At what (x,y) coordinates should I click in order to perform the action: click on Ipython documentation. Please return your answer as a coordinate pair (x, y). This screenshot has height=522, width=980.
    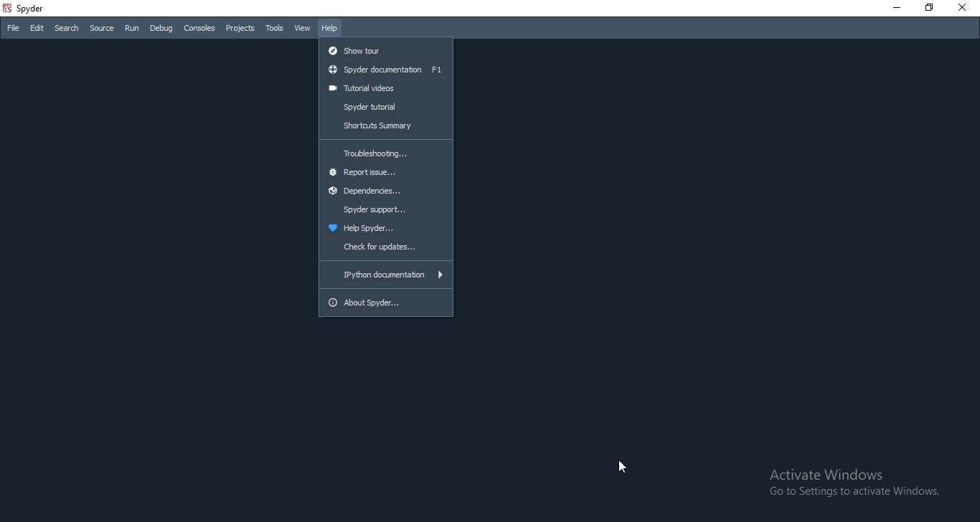
    Looking at the image, I should click on (385, 275).